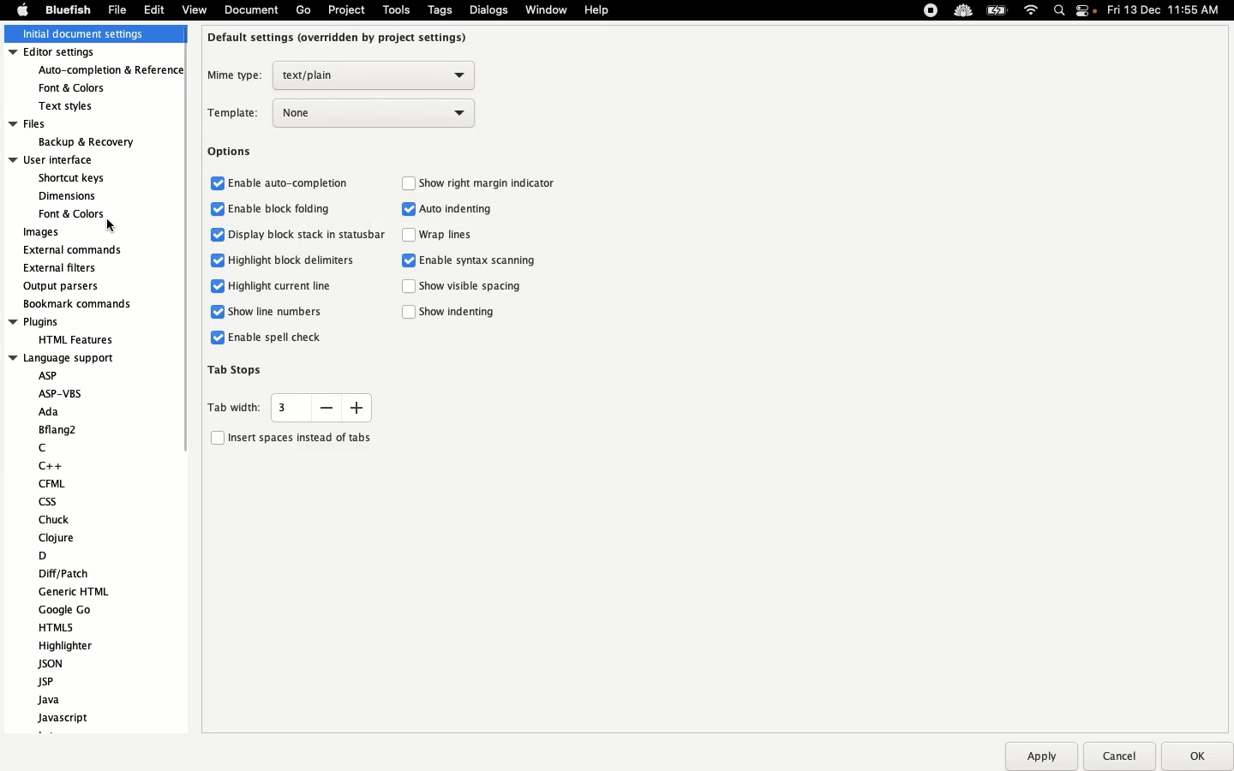 This screenshot has height=771, width=1234. I want to click on Bluefish, so click(65, 10).